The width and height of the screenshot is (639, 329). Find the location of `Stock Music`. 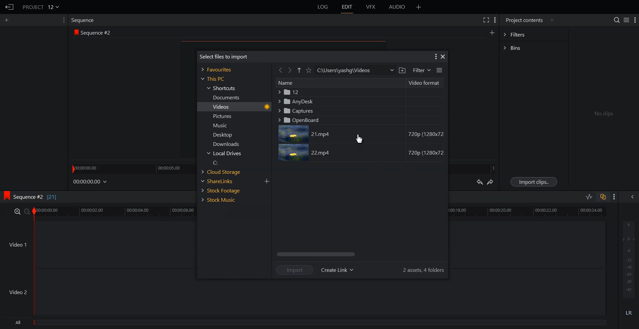

Stock Music is located at coordinates (223, 200).